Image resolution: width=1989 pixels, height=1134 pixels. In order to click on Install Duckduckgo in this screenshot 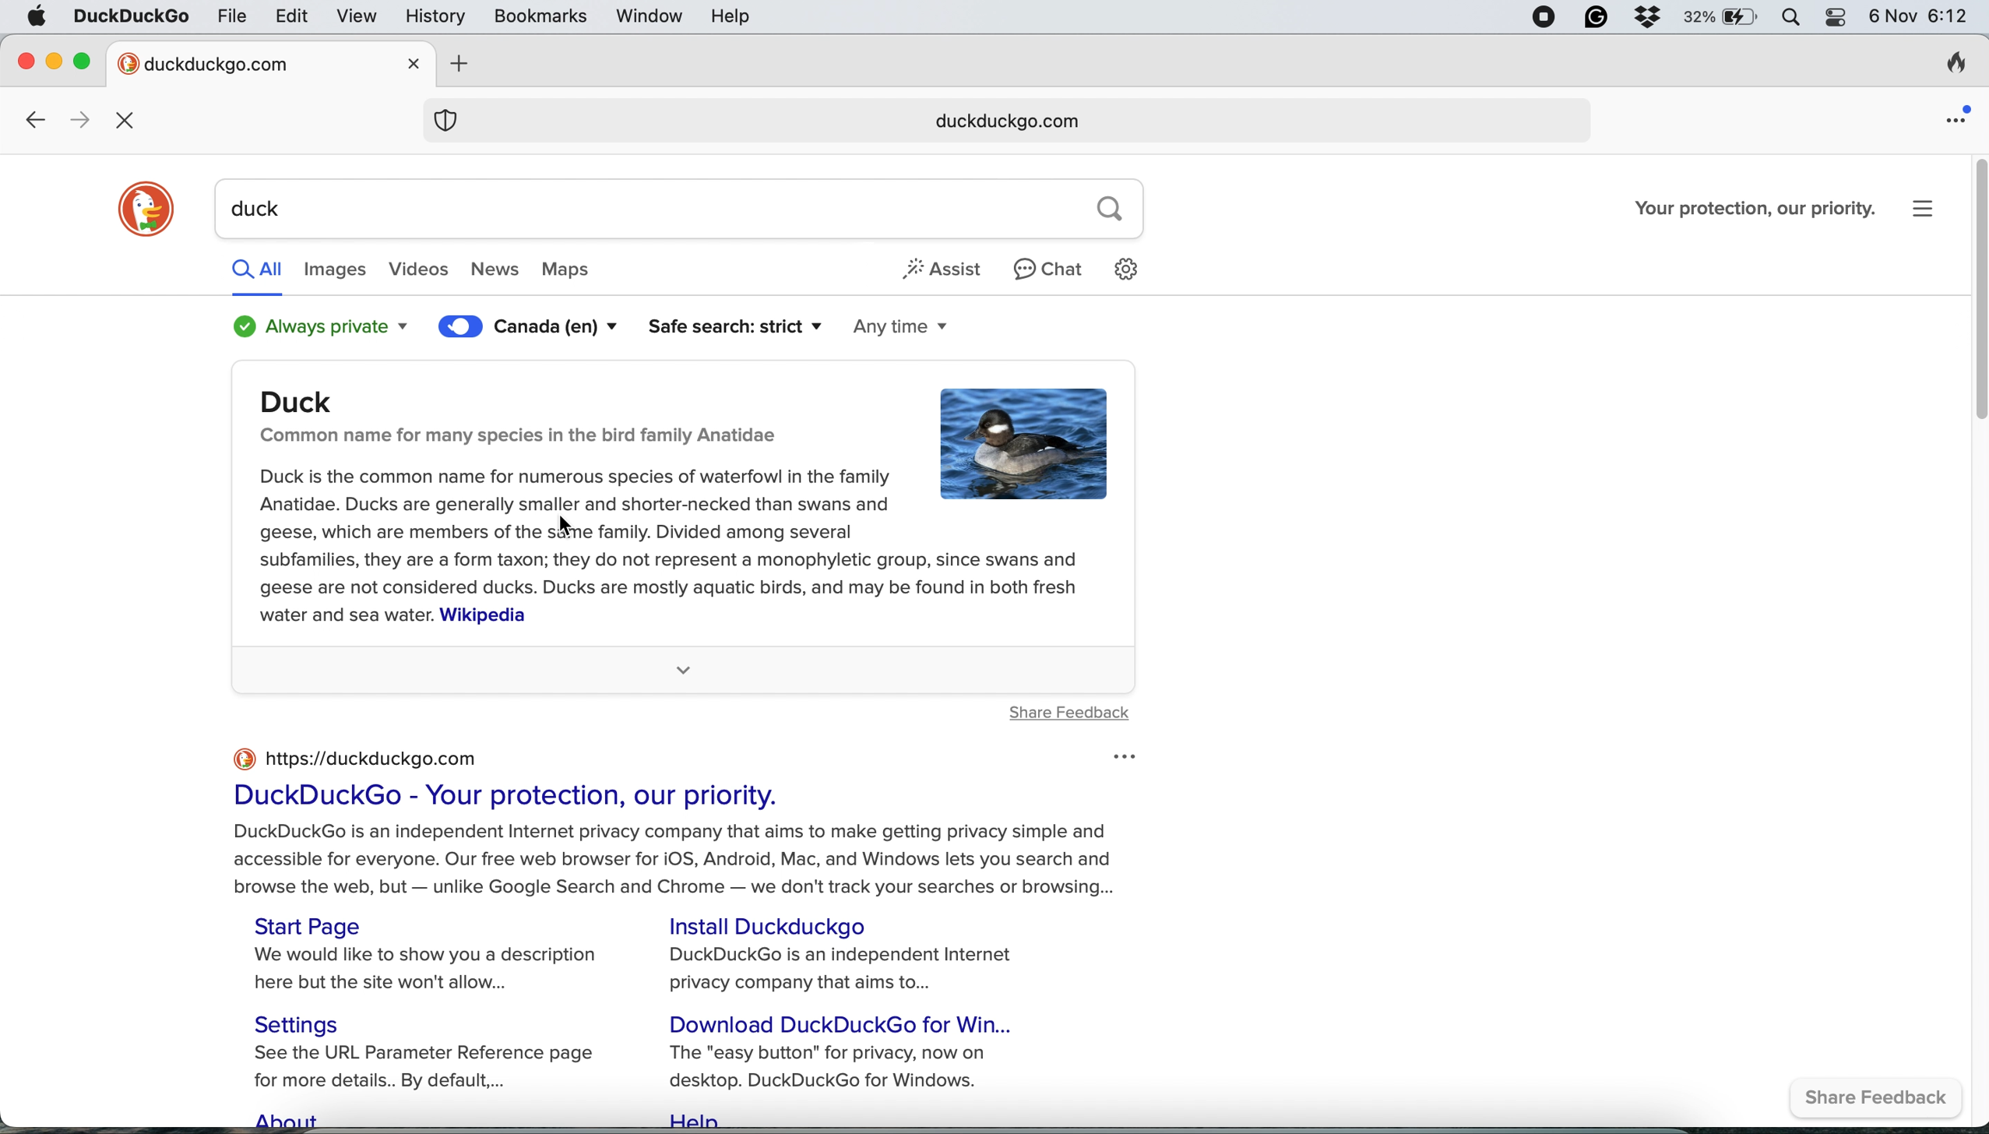, I will do `click(779, 925)`.